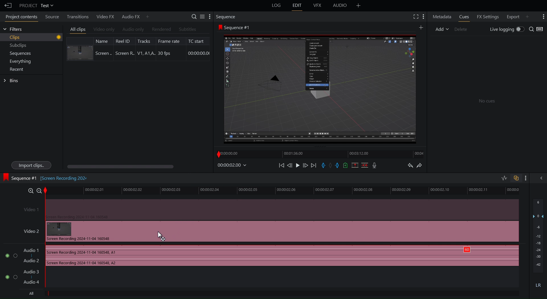 Image resolution: width=547 pixels, height=299 pixels. I want to click on No cues, so click(487, 102).